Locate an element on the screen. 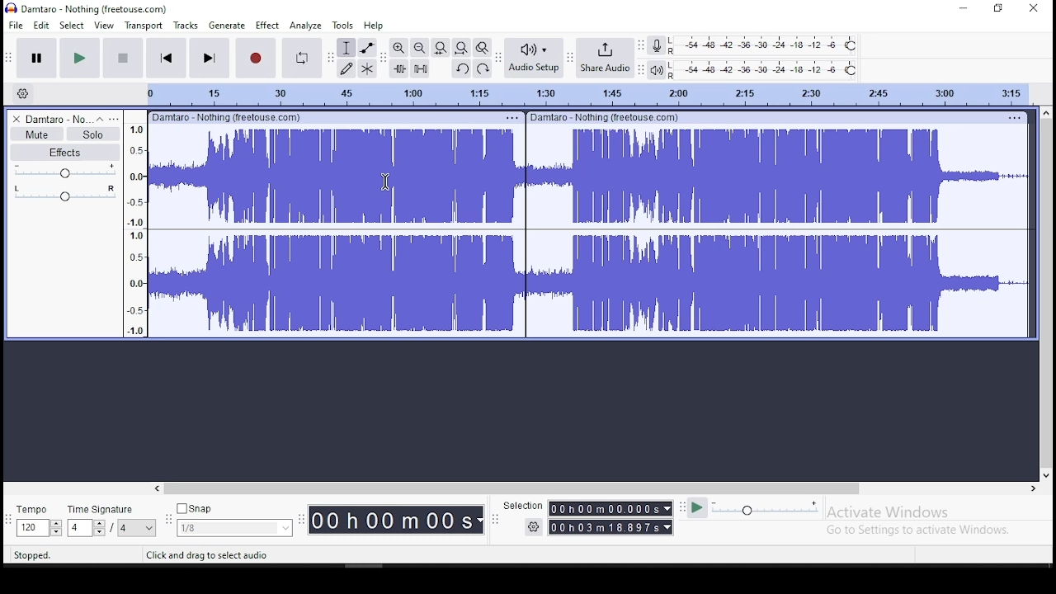 This screenshot has height=594, width=1056. envelope tool is located at coordinates (367, 48).